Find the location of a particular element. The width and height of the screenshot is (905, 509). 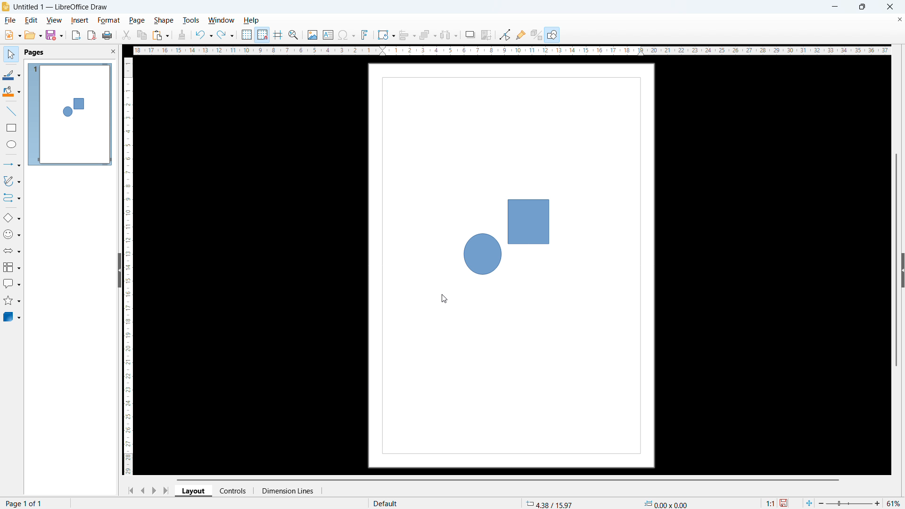

go to first page is located at coordinates (131, 490).